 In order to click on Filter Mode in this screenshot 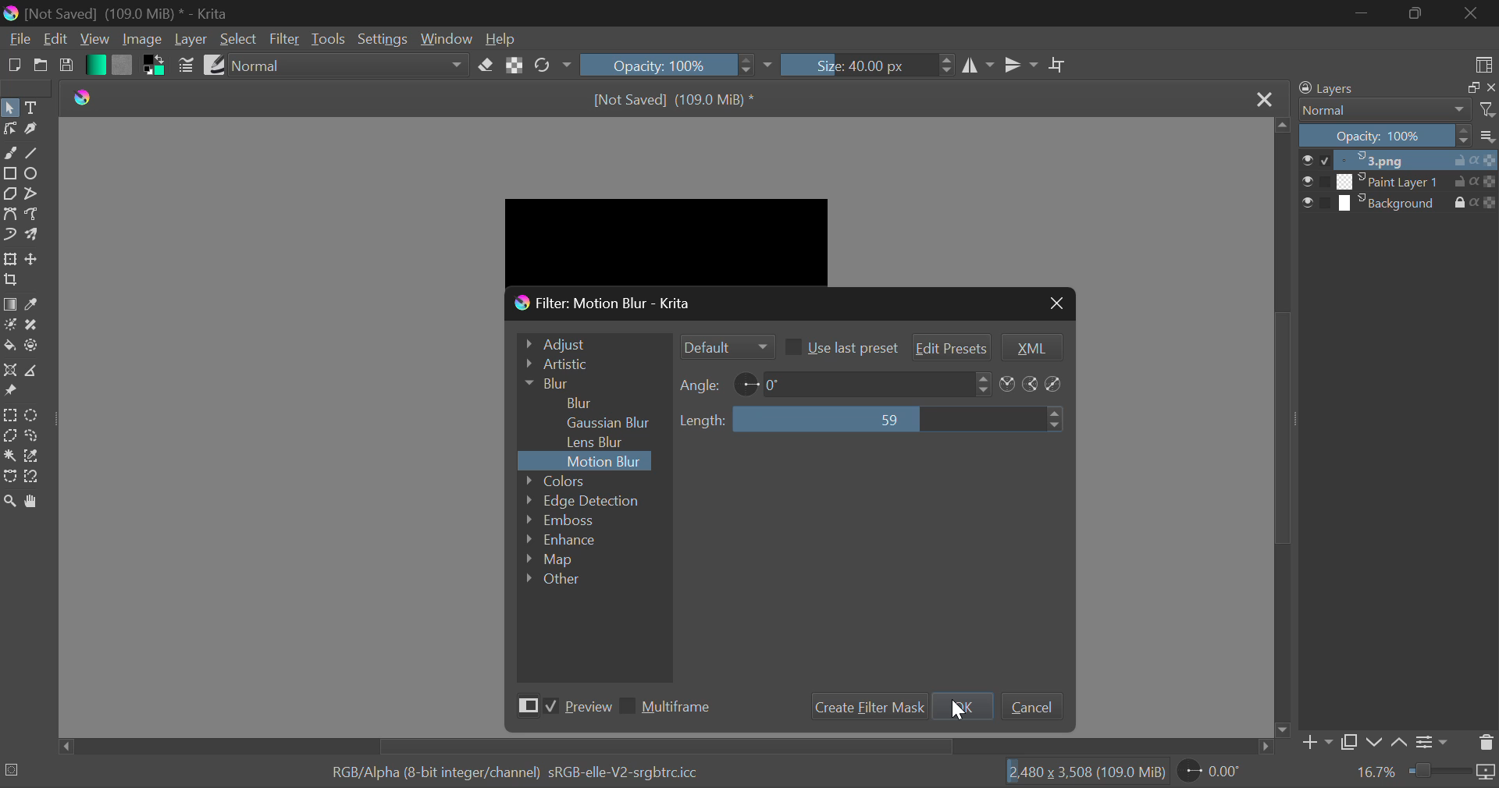, I will do `click(725, 346)`.